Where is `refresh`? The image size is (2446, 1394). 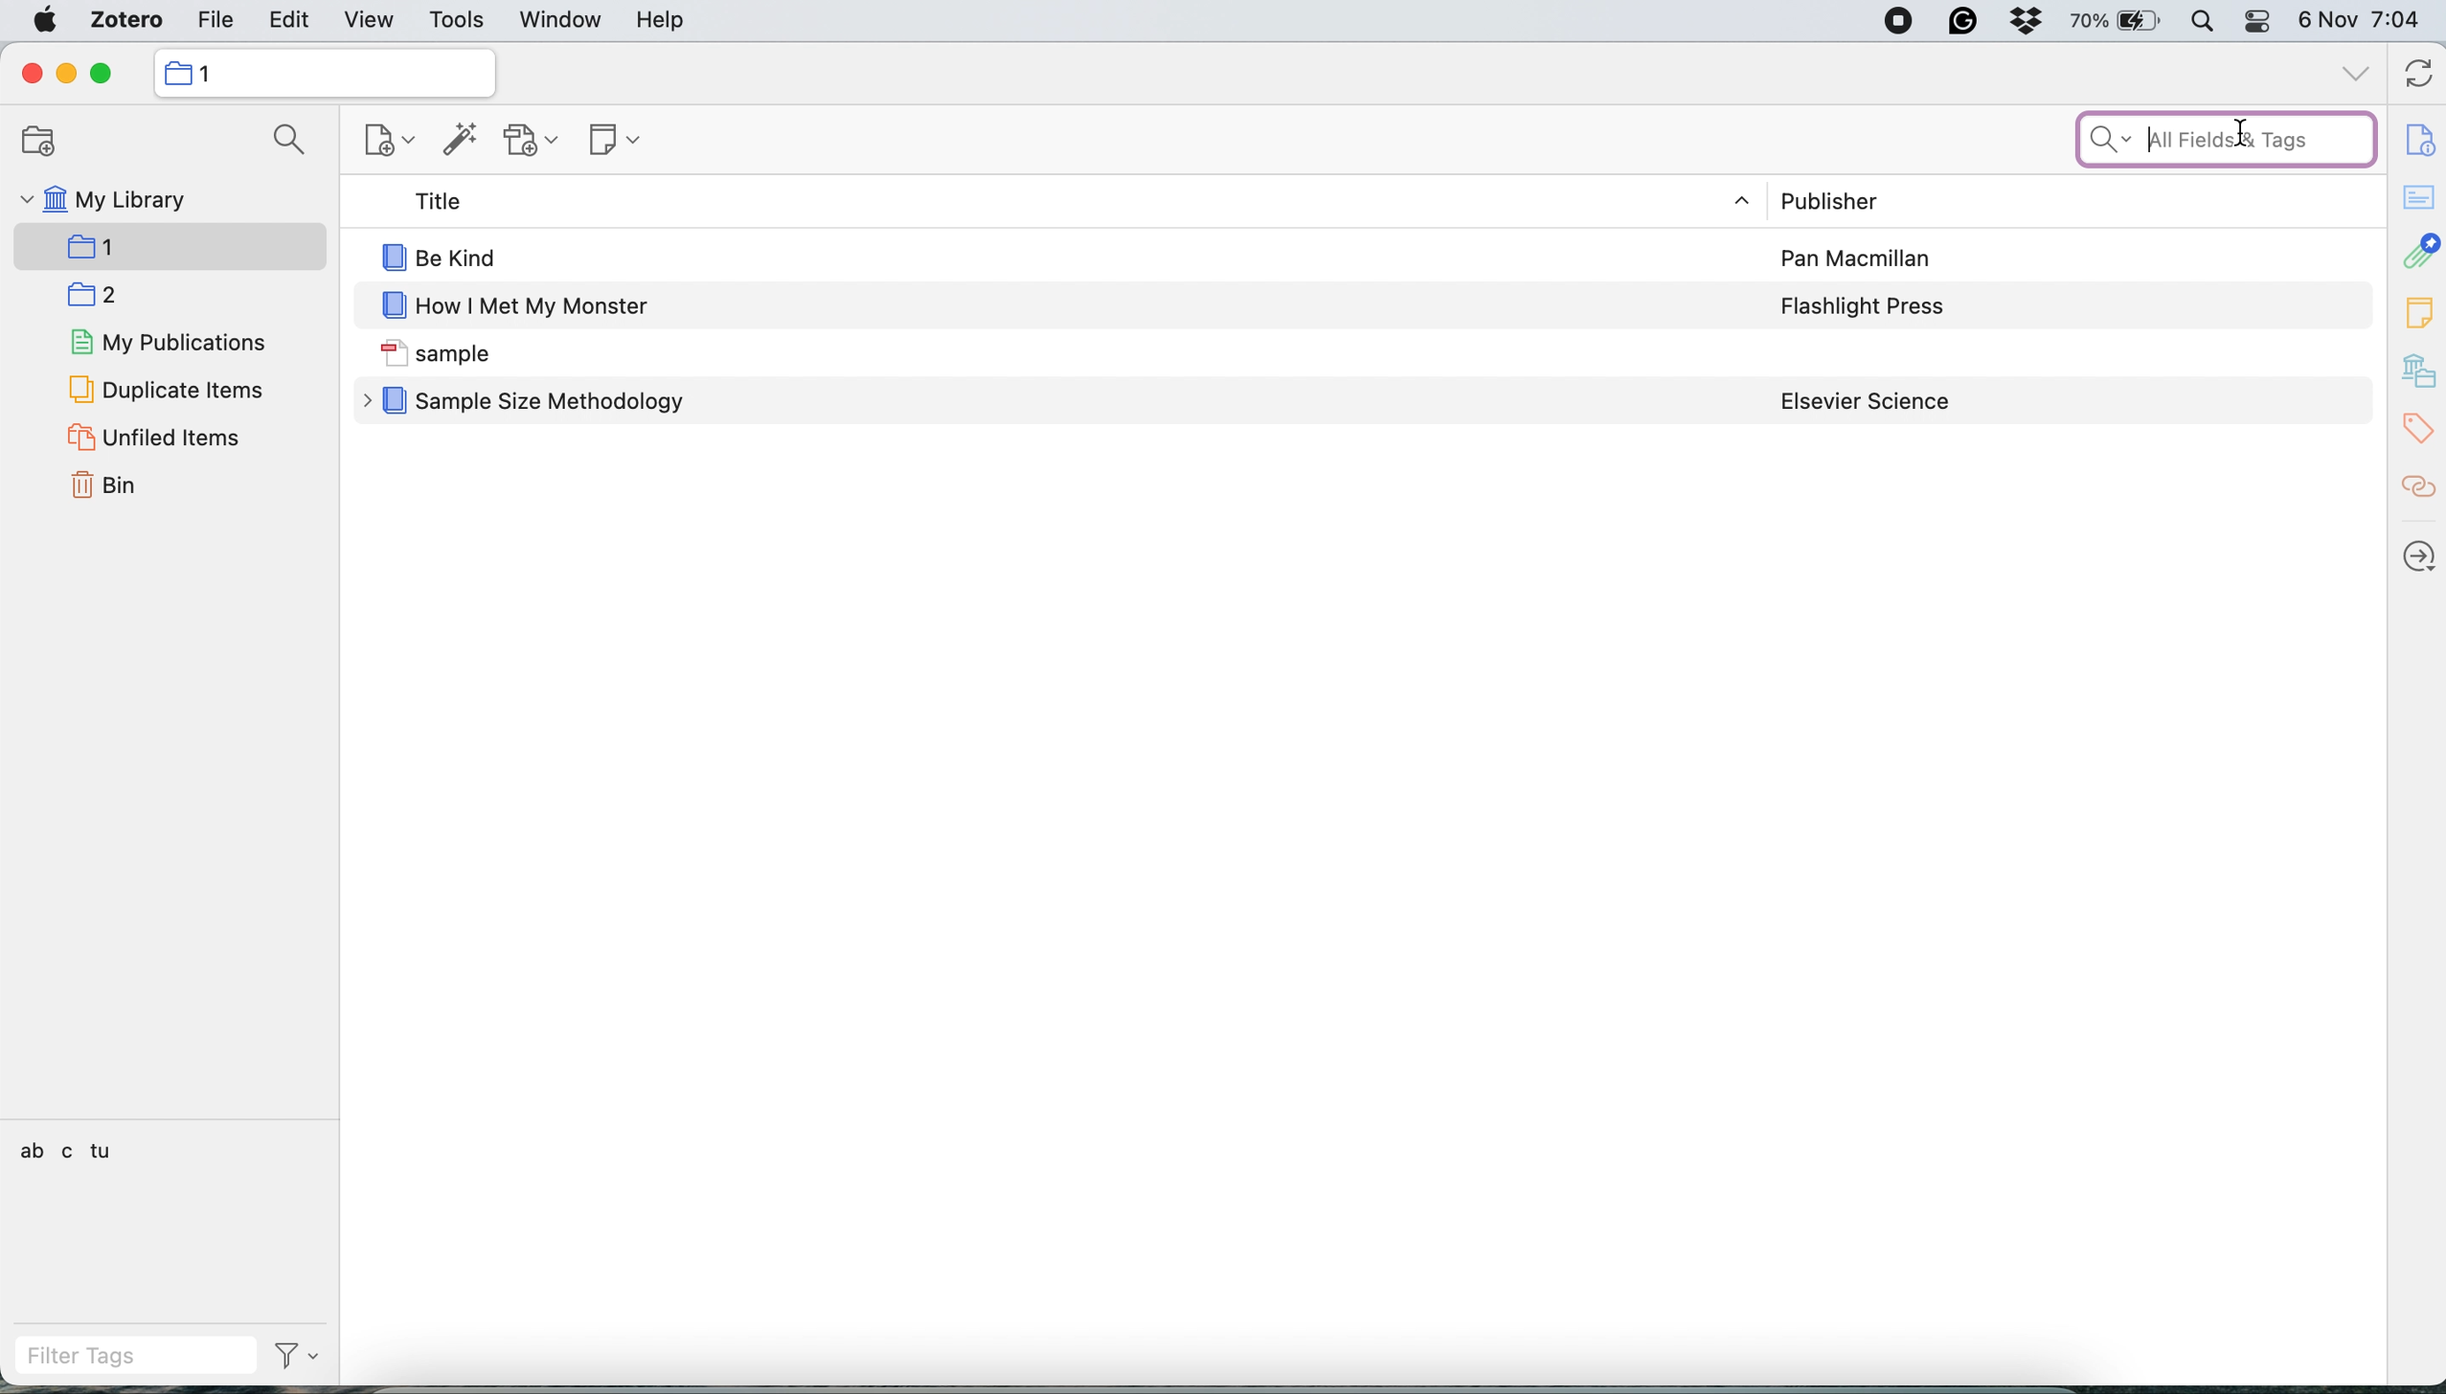
refresh is located at coordinates (2414, 75).